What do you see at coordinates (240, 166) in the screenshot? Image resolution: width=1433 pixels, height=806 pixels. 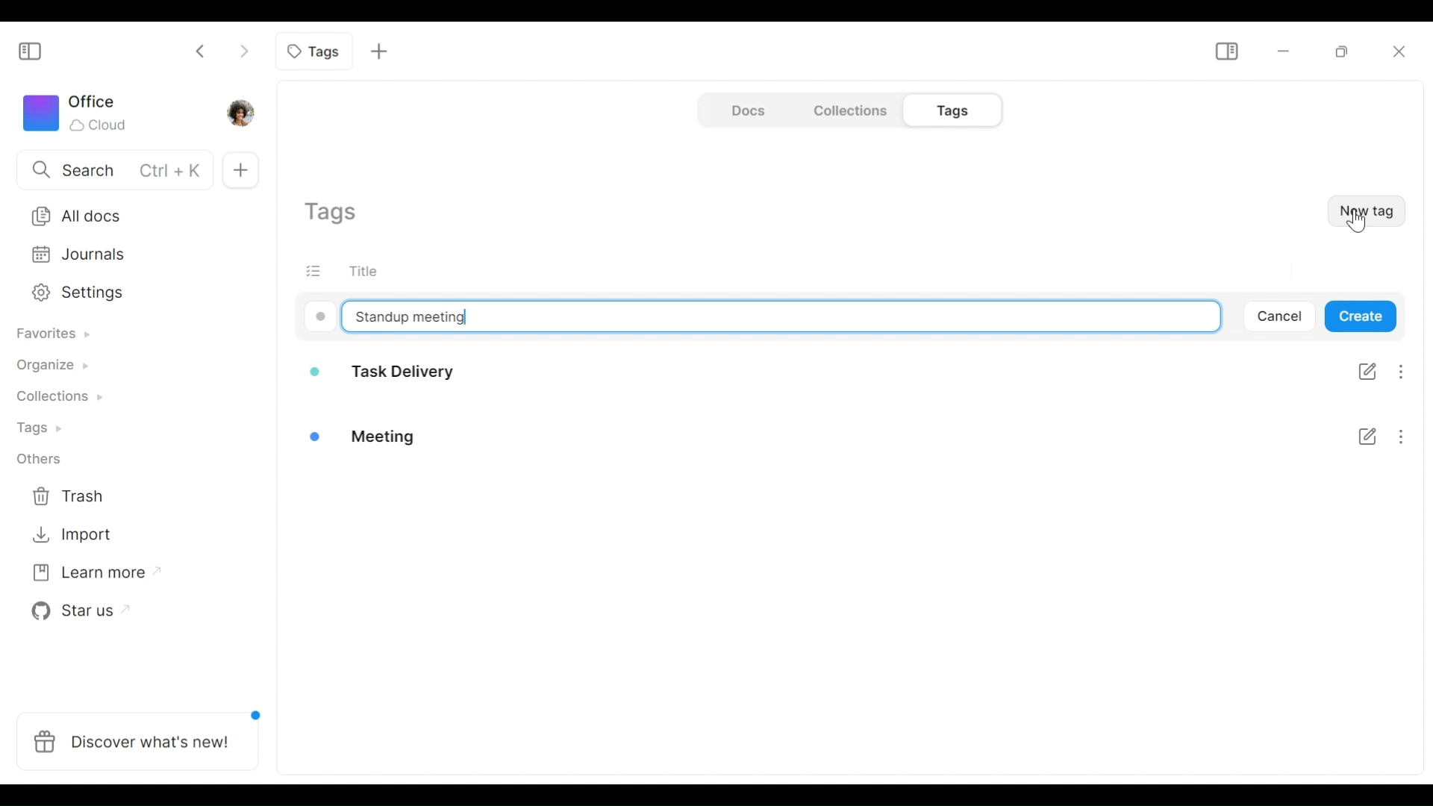 I see `New documents` at bounding box center [240, 166].